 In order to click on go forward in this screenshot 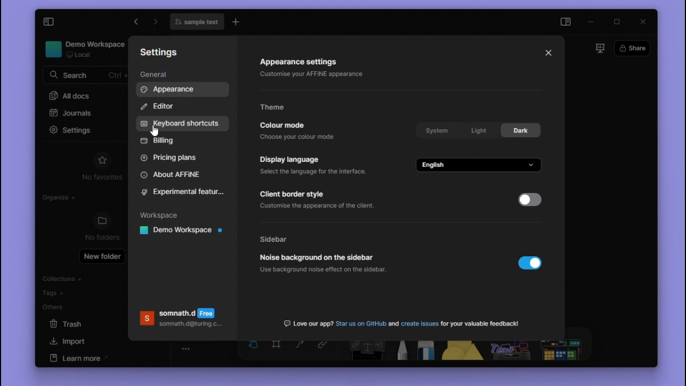, I will do `click(134, 22)`.